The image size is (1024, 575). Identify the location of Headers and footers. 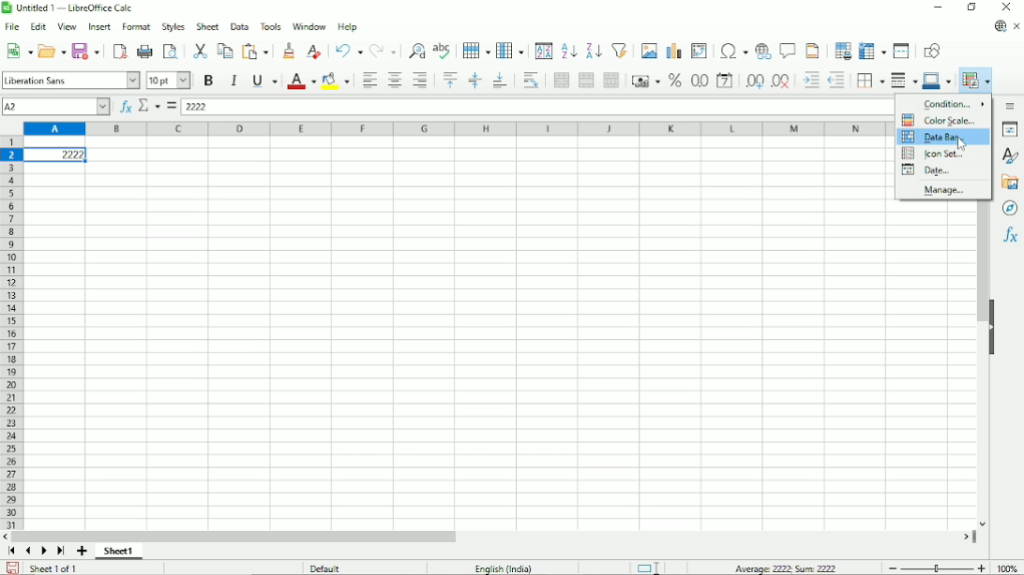
(811, 51).